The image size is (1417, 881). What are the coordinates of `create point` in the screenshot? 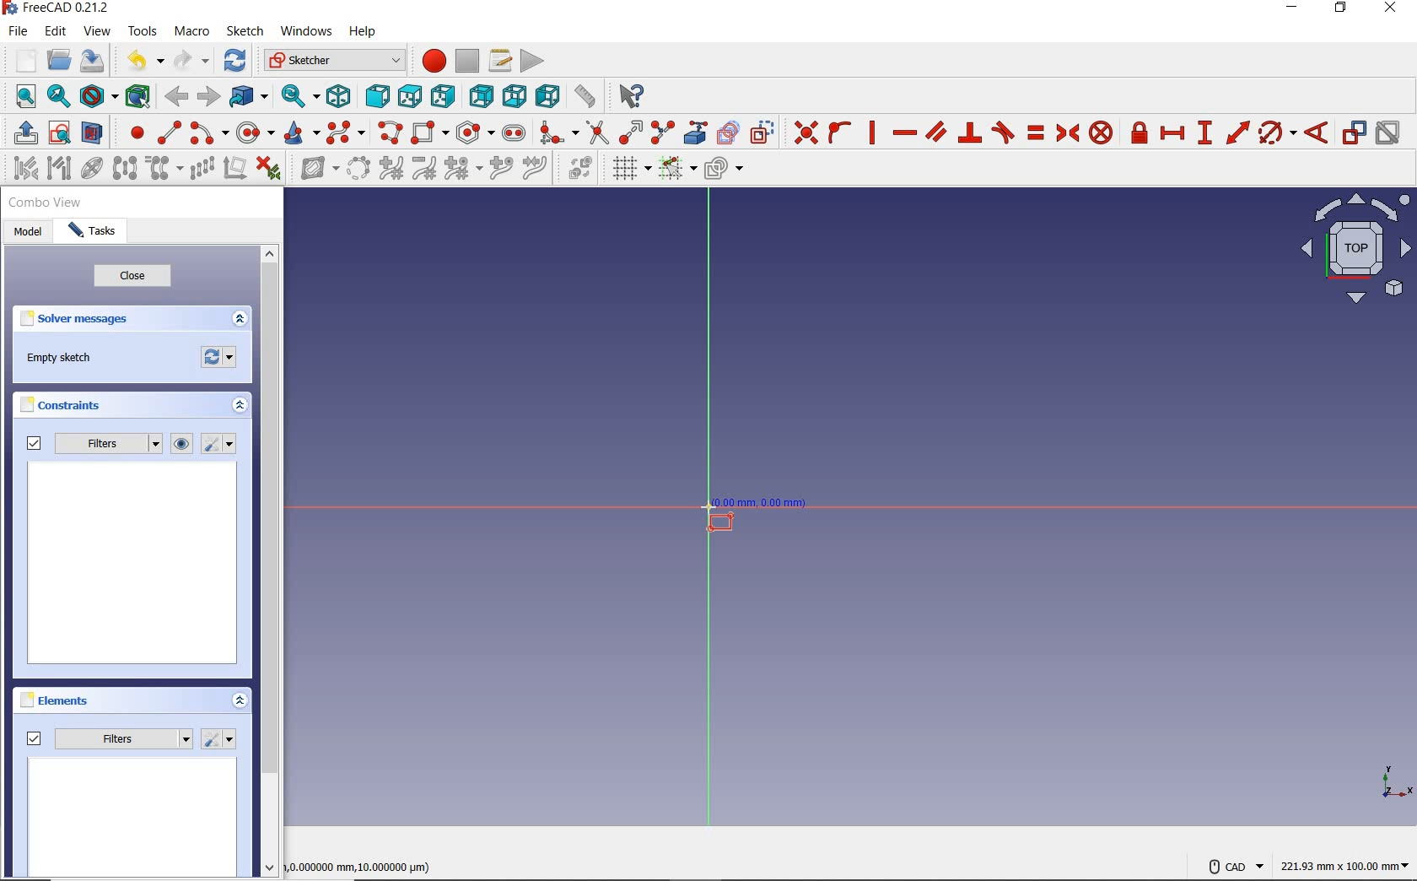 It's located at (134, 132).